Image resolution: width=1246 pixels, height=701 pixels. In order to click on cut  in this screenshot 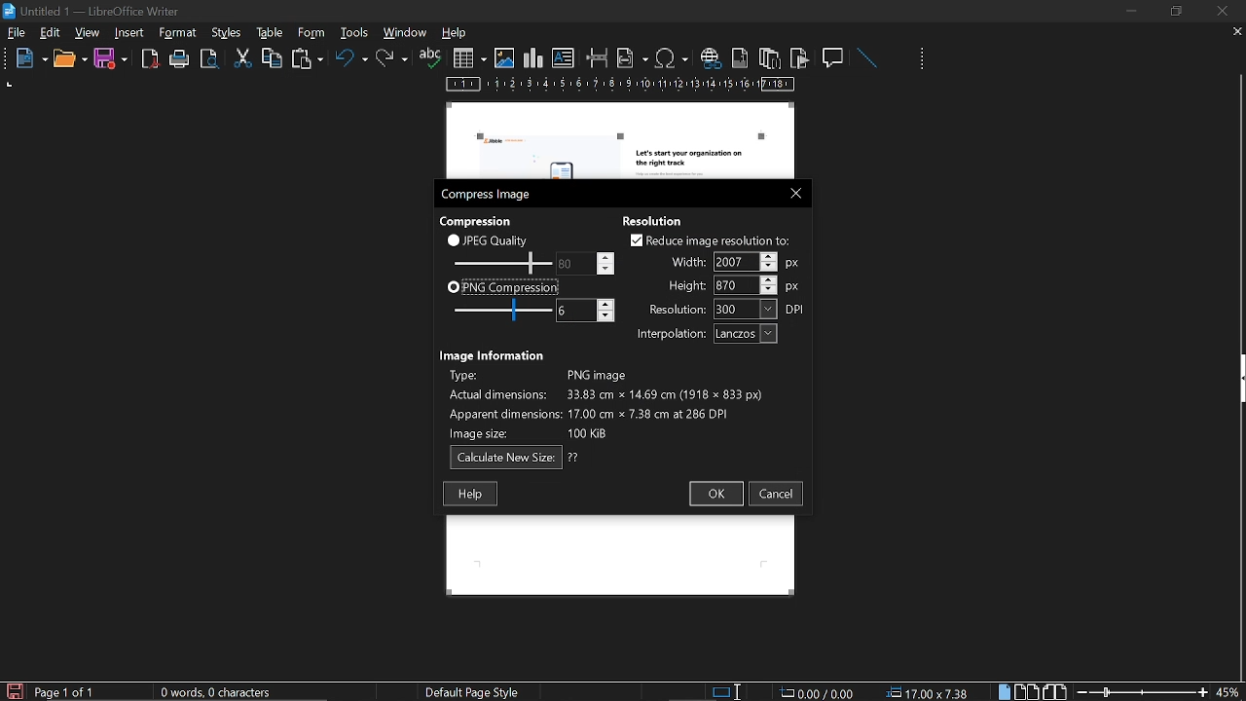, I will do `click(243, 58)`.